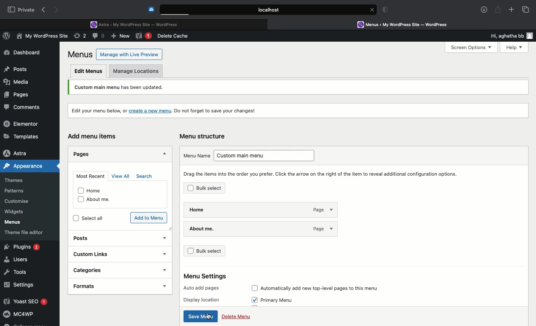 The width and height of the screenshot is (536, 326). Describe the element at coordinates (162, 238) in the screenshot. I see `Show` at that location.